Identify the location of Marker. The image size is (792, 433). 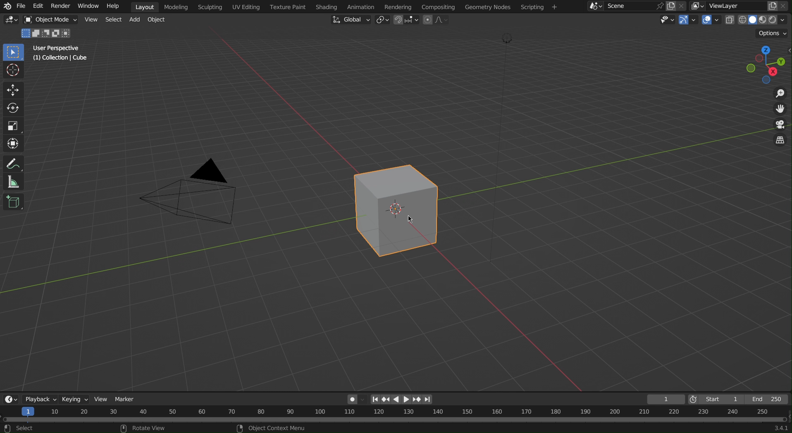
(128, 400).